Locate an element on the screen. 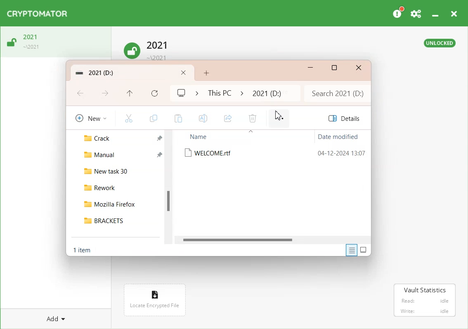 This screenshot has width=468, height=329. Mozilla Firefox is located at coordinates (116, 204).